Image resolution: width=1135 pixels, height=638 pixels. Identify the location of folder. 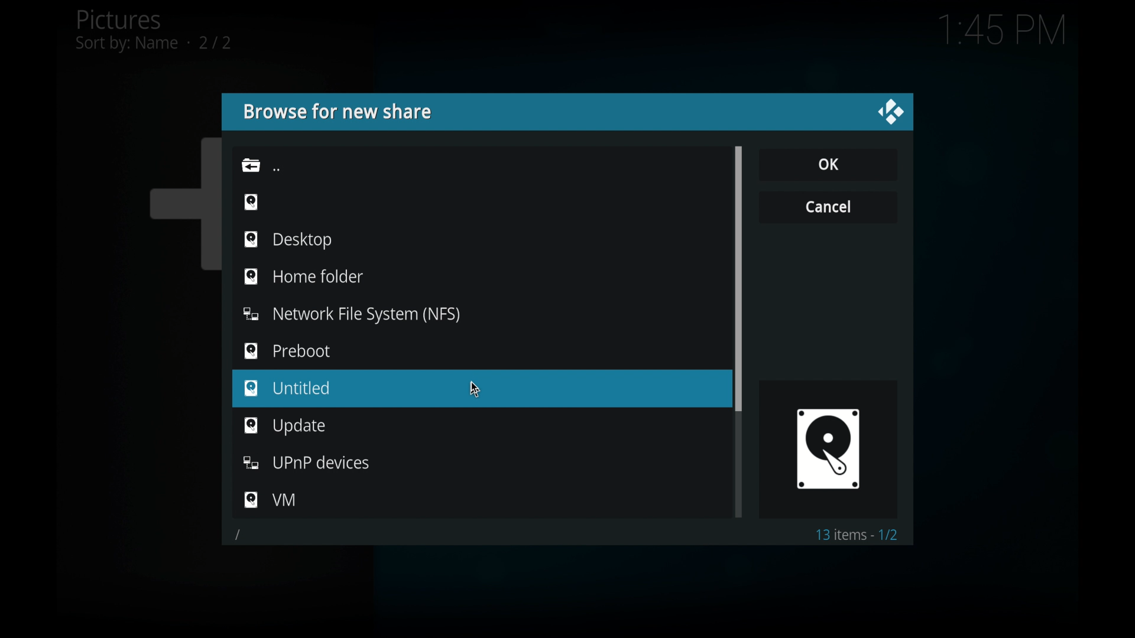
(269, 499).